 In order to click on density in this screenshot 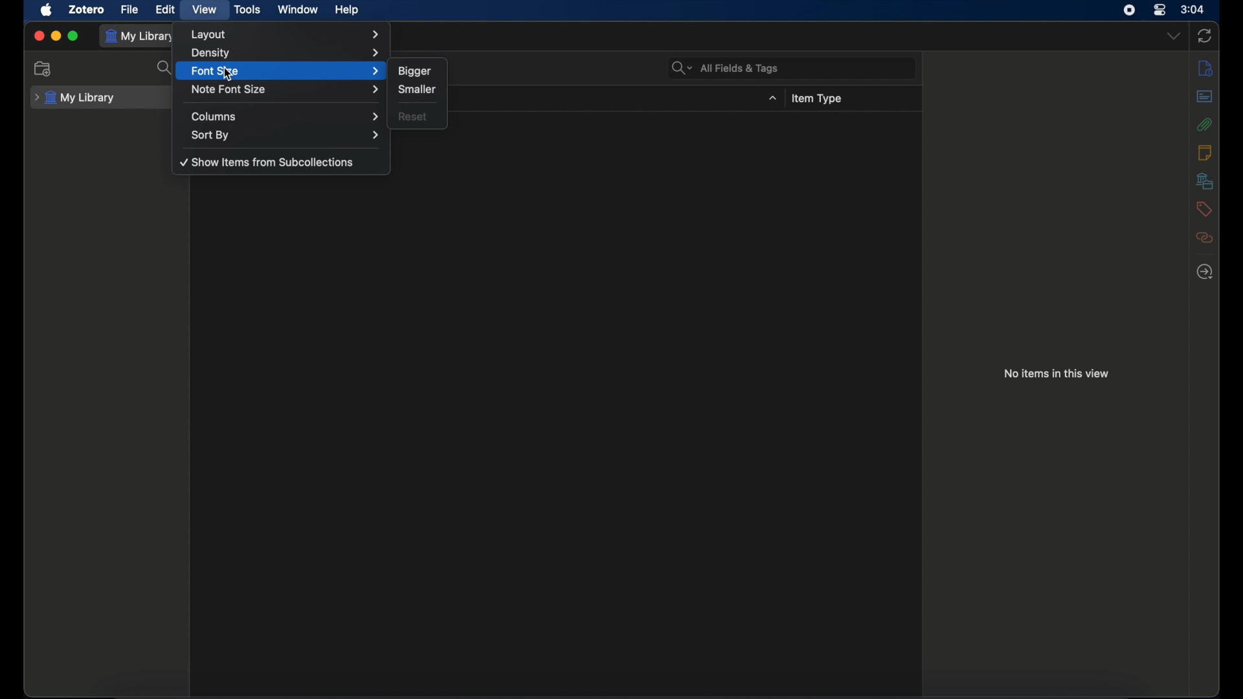, I will do `click(286, 53)`.